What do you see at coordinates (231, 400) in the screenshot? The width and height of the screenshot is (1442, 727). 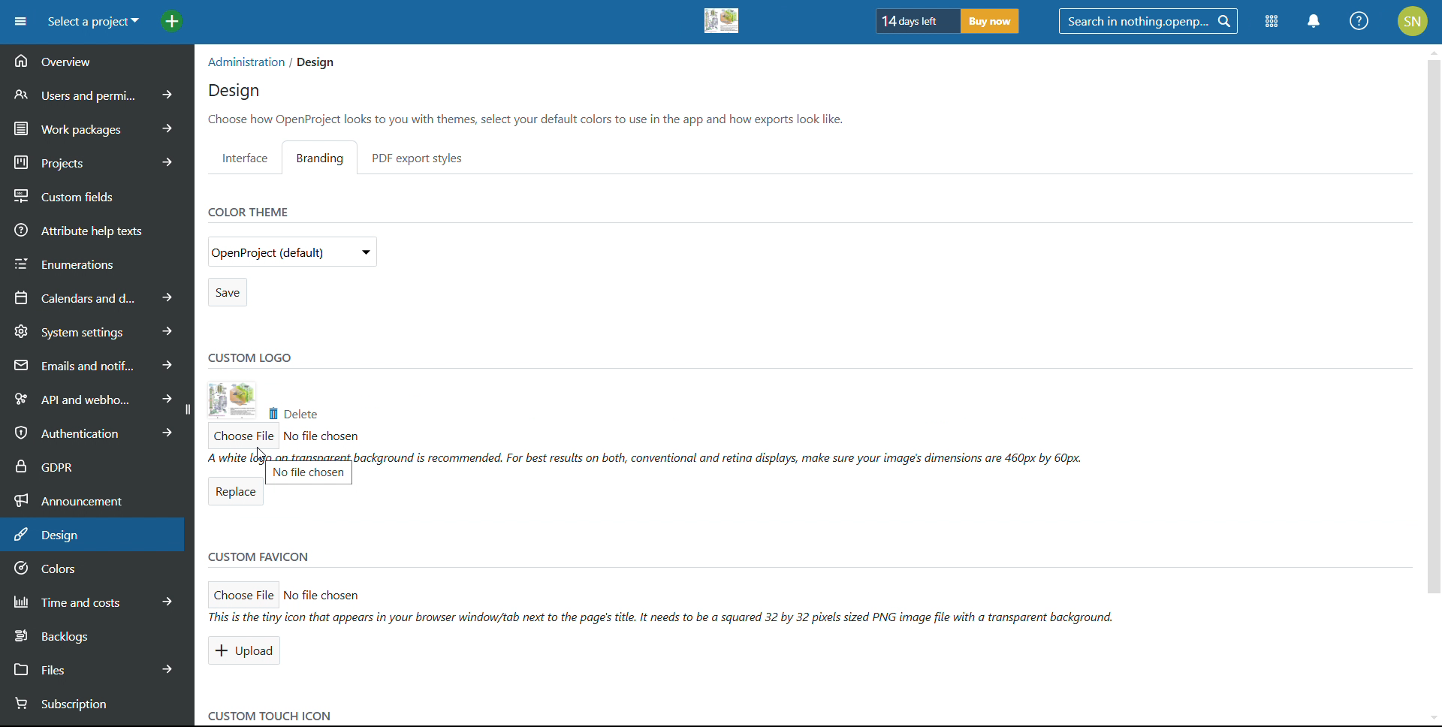 I see `logo preview` at bounding box center [231, 400].